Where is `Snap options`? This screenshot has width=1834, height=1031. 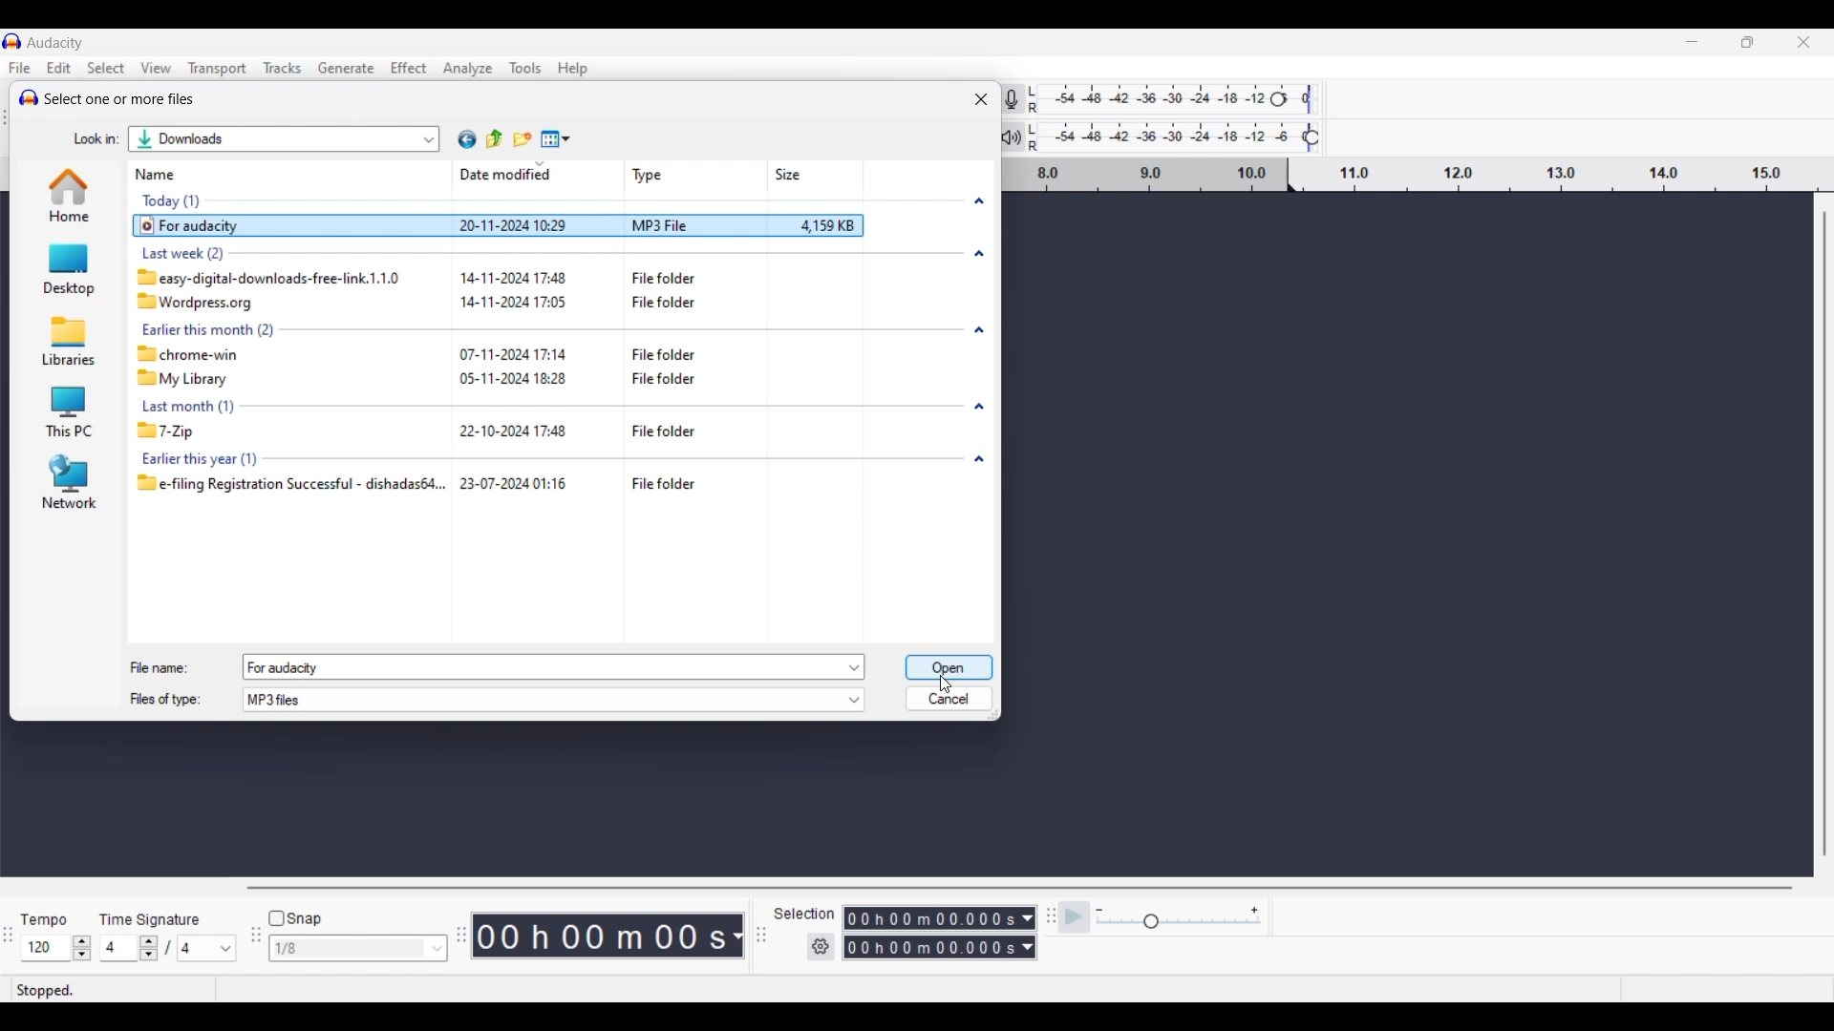
Snap options is located at coordinates (437, 948).